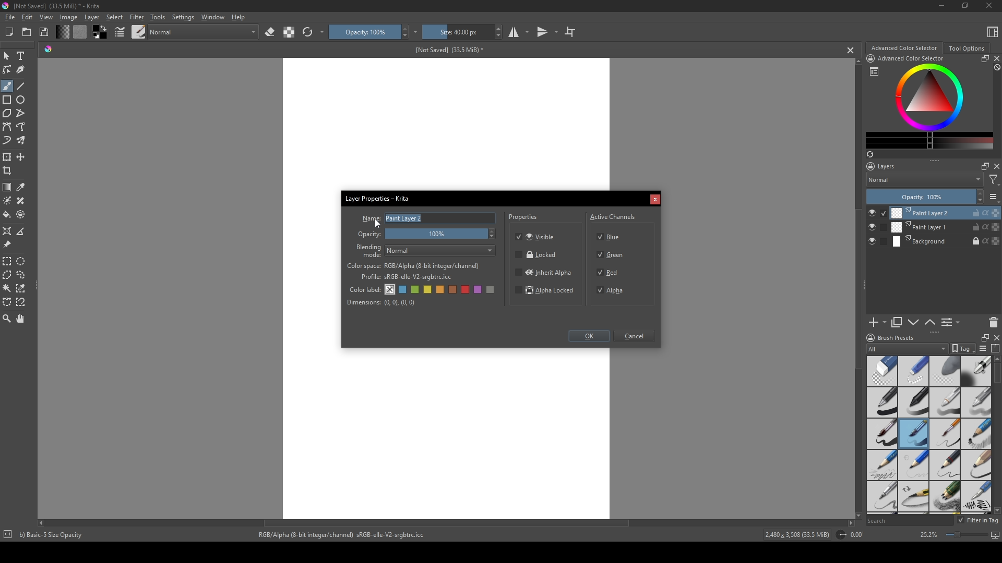 The height and width of the screenshot is (563, 1002). What do you see at coordinates (882, 434) in the screenshot?
I see `thick brush` at bounding box center [882, 434].